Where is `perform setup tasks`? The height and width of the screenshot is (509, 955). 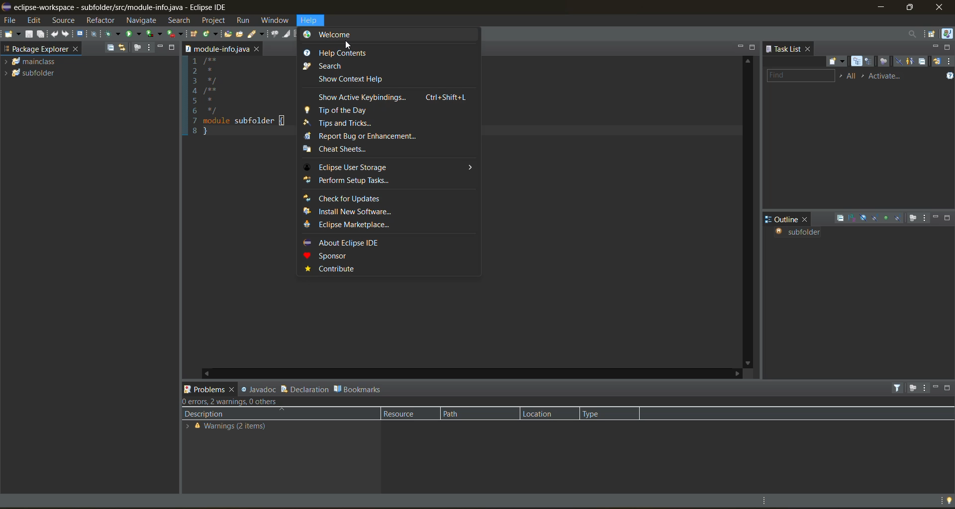 perform setup tasks is located at coordinates (373, 180).